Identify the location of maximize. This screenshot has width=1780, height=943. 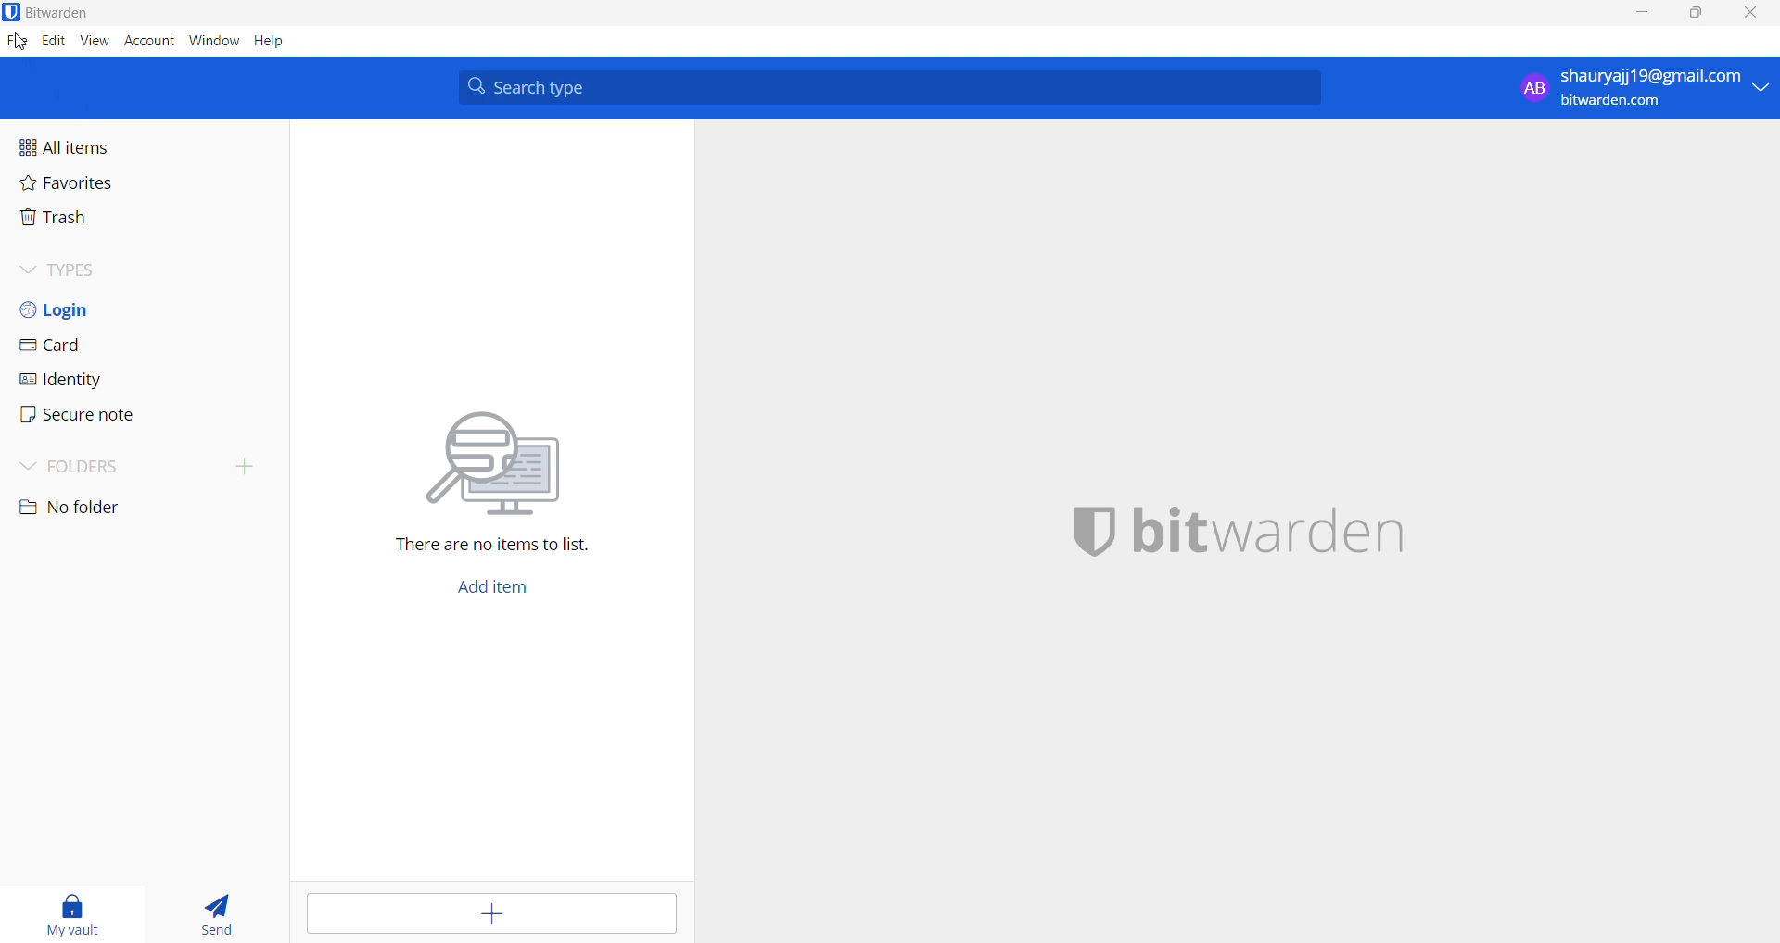
(1689, 14).